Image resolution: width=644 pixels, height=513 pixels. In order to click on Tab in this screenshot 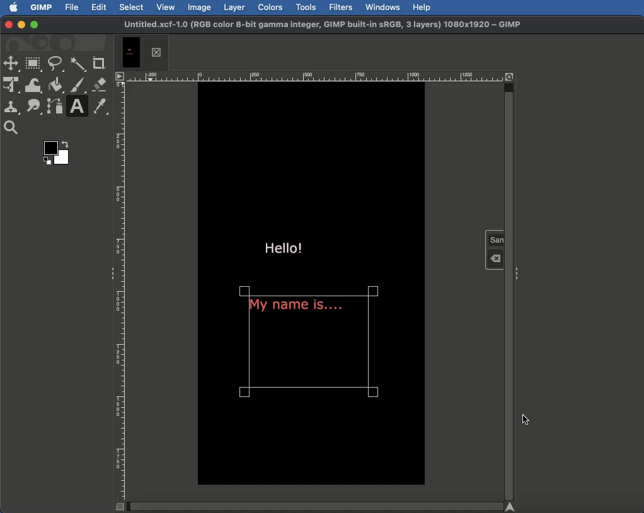, I will do `click(144, 50)`.